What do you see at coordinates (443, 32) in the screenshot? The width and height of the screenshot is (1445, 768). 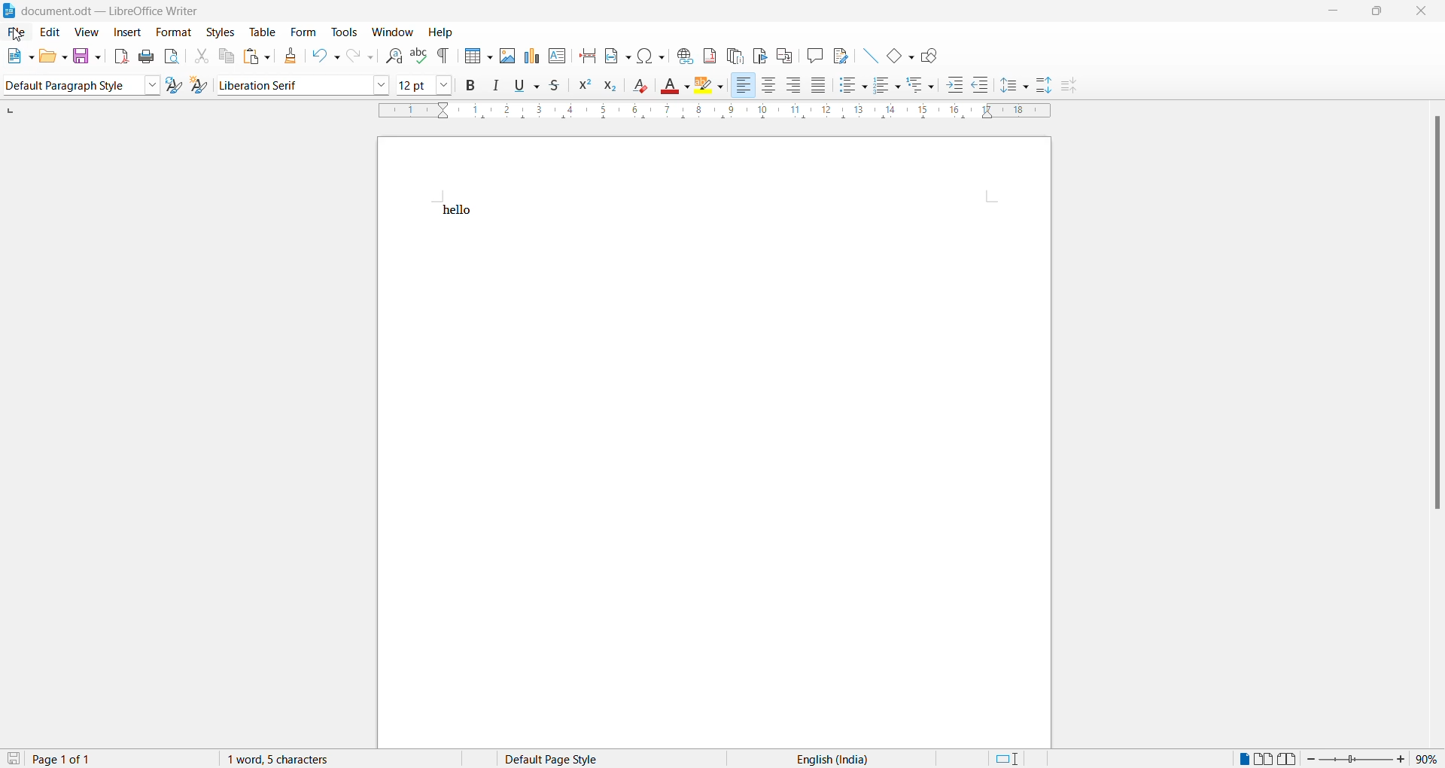 I see `Help` at bounding box center [443, 32].